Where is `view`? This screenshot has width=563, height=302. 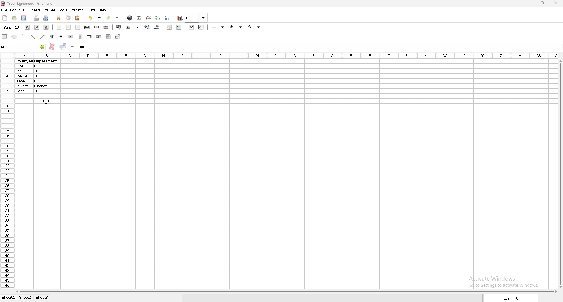 view is located at coordinates (23, 10).